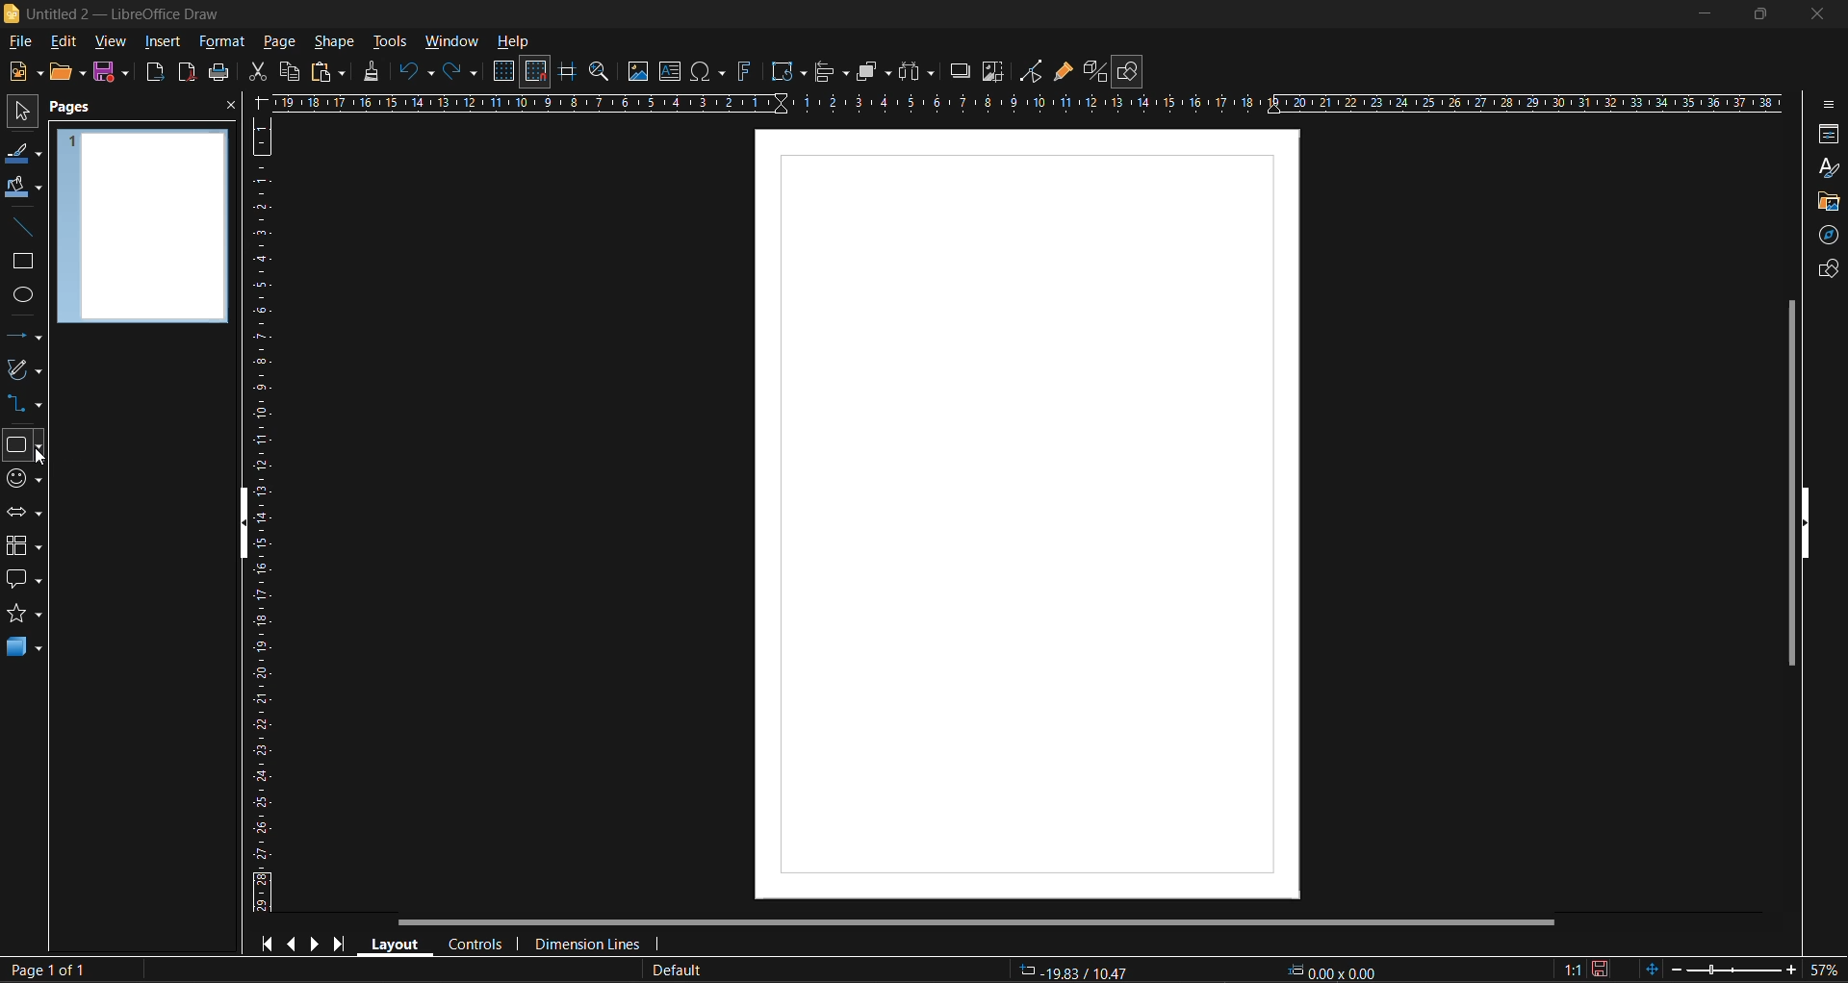 This screenshot has height=983, width=1848. What do you see at coordinates (25, 367) in the screenshot?
I see `curves and polygons` at bounding box center [25, 367].